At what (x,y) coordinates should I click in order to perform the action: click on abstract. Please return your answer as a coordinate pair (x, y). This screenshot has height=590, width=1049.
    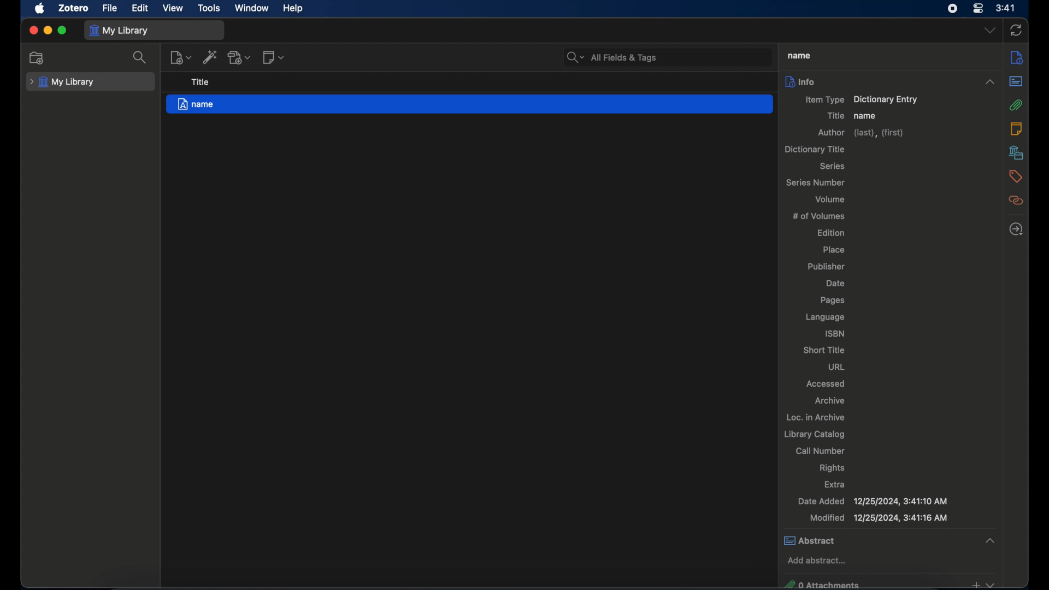
    Looking at the image, I should click on (891, 540).